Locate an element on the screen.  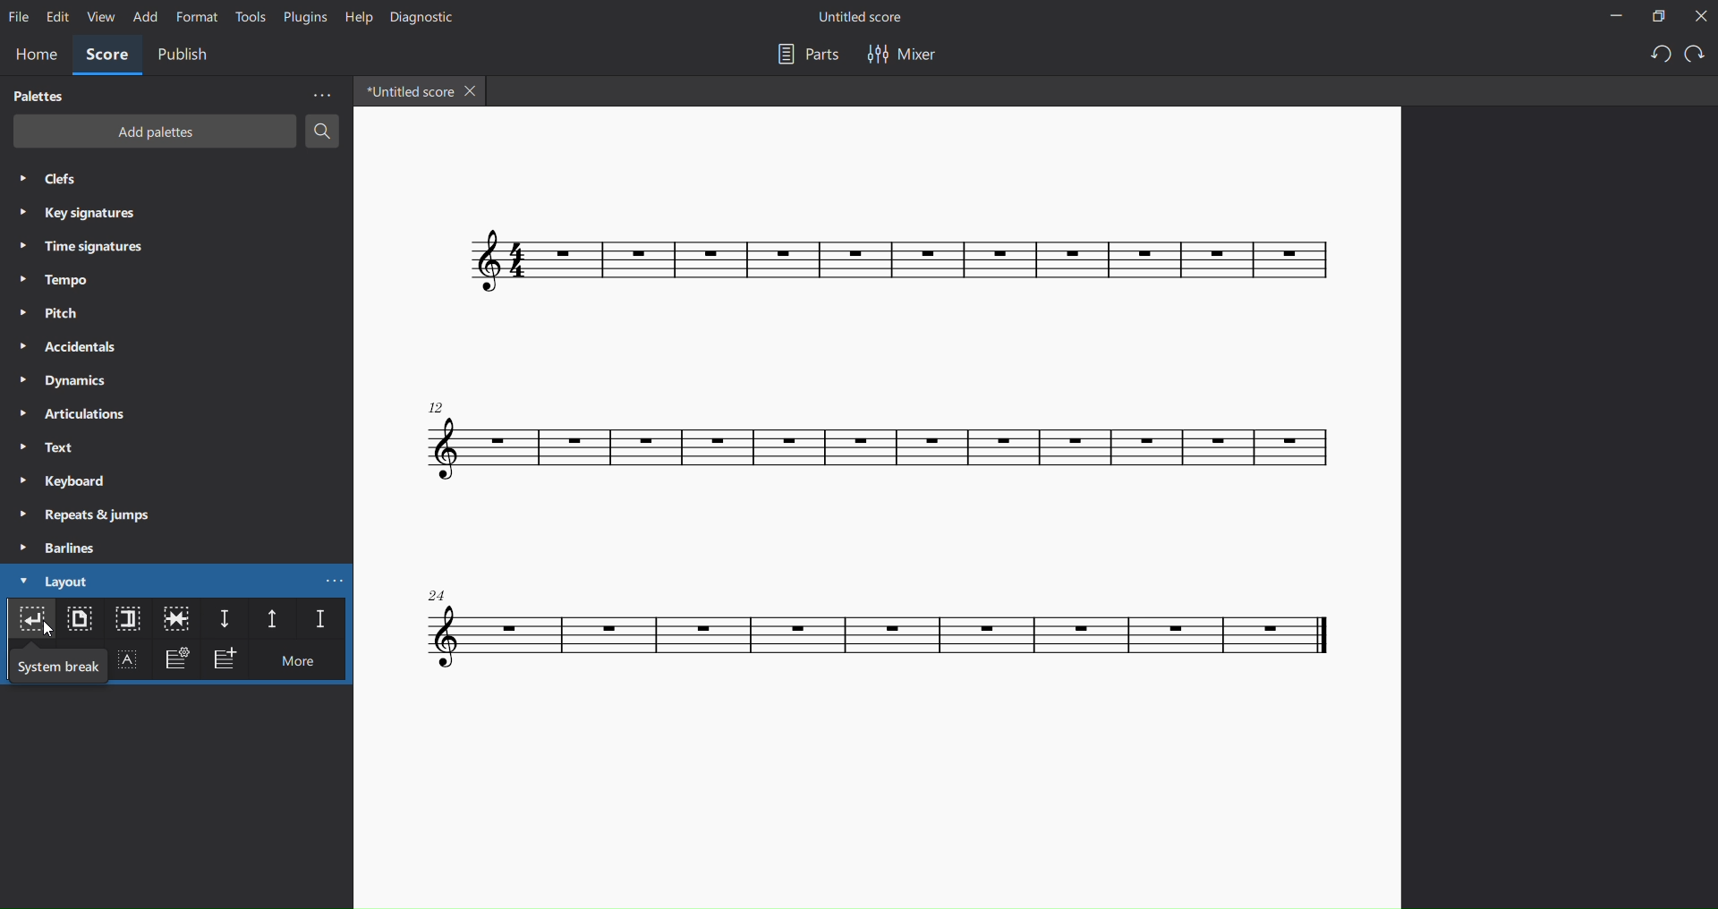
barlines is located at coordinates (60, 548).